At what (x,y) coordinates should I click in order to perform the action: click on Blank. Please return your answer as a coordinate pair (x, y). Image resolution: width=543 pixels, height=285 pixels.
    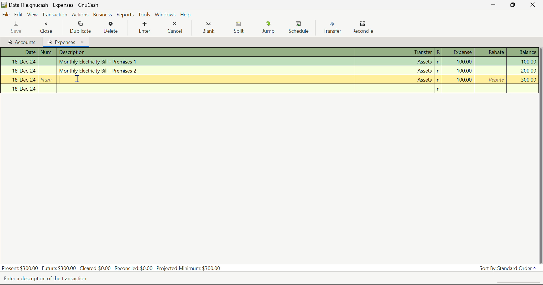
    Looking at the image, I should click on (210, 28).